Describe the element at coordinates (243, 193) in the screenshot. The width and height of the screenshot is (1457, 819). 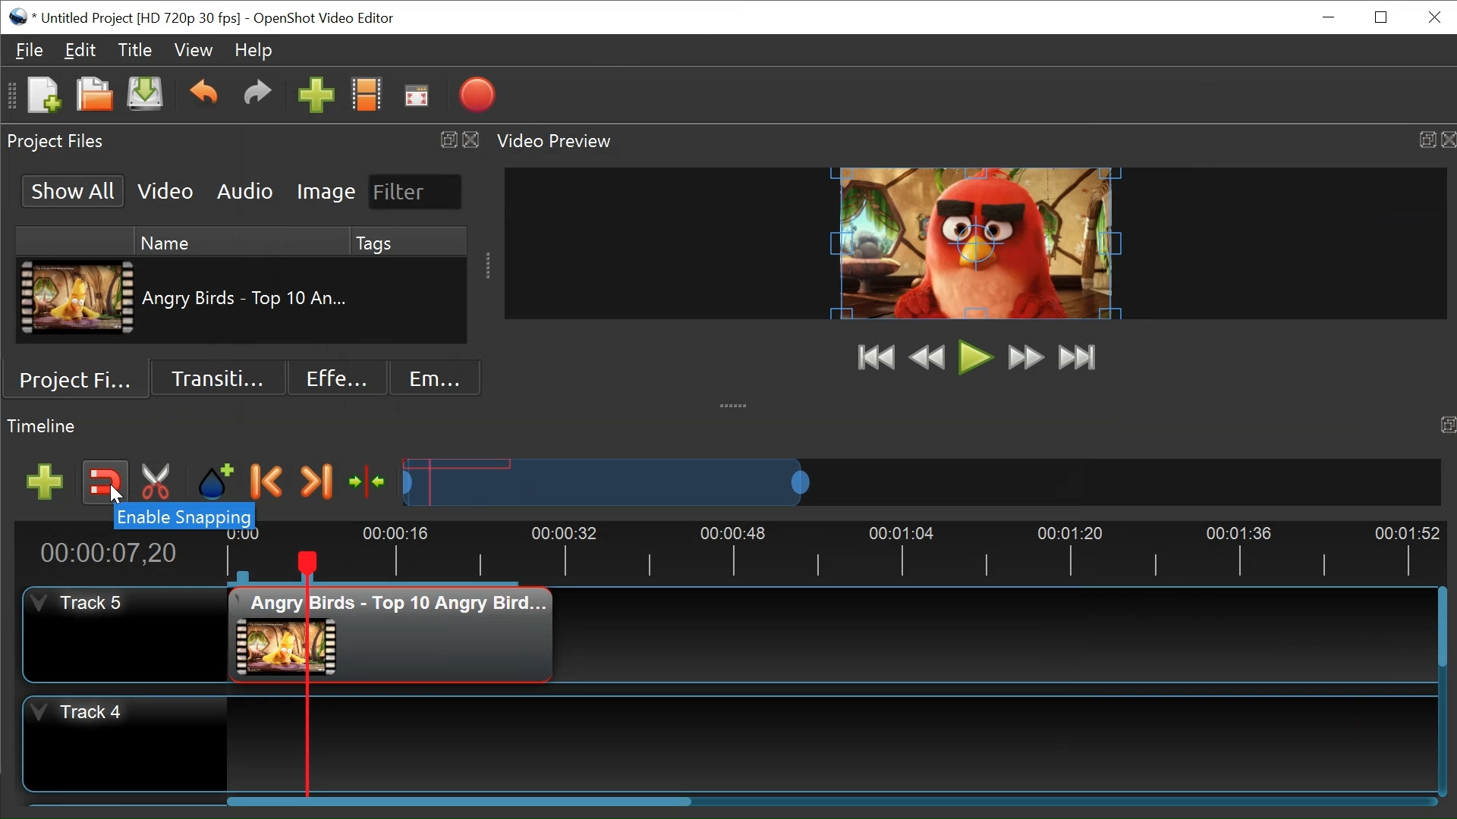
I see `Audio` at that location.